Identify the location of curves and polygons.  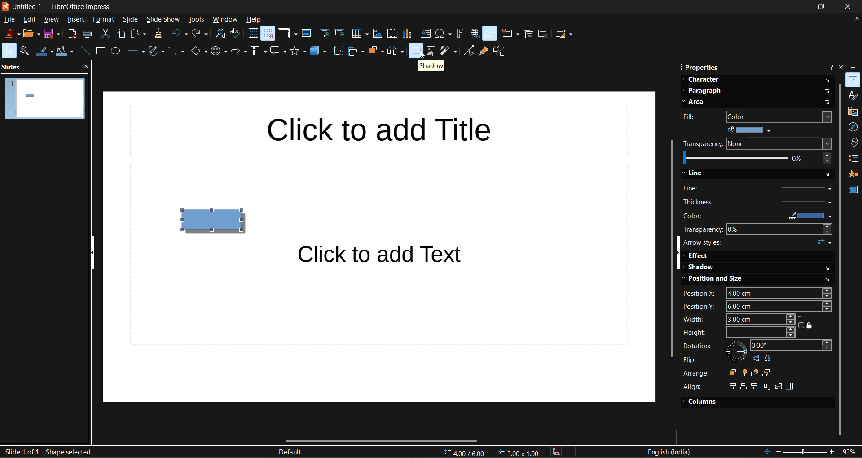
(155, 51).